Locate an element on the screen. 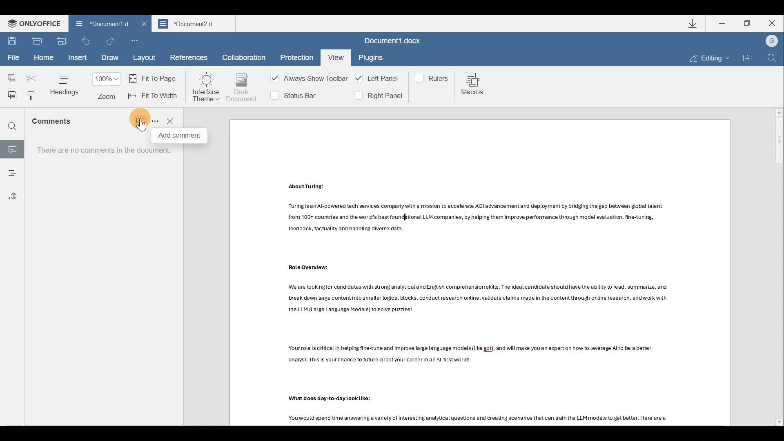 The image size is (784, 441). Comments is located at coordinates (62, 125).